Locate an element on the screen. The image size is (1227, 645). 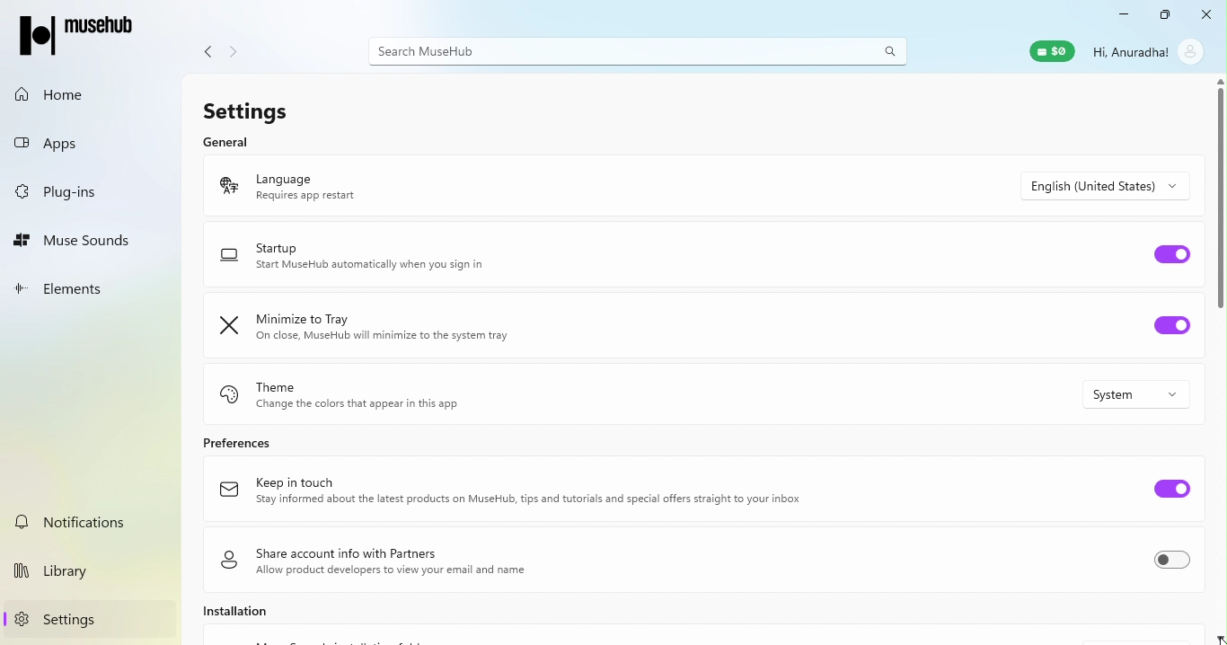
Theme is located at coordinates (414, 397).